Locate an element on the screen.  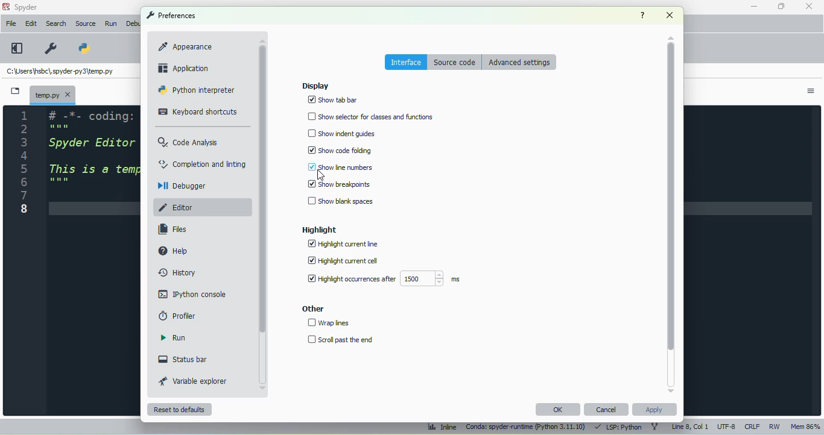
highlight is located at coordinates (319, 230).